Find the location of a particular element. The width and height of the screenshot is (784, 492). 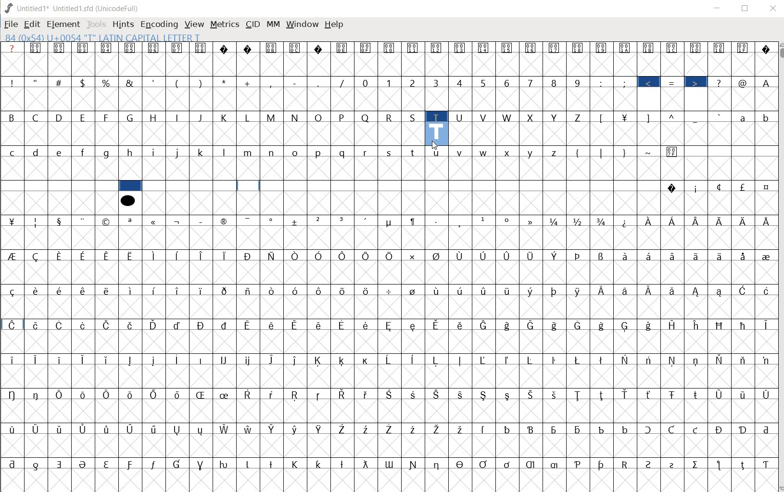

 is located at coordinates (202, 429).